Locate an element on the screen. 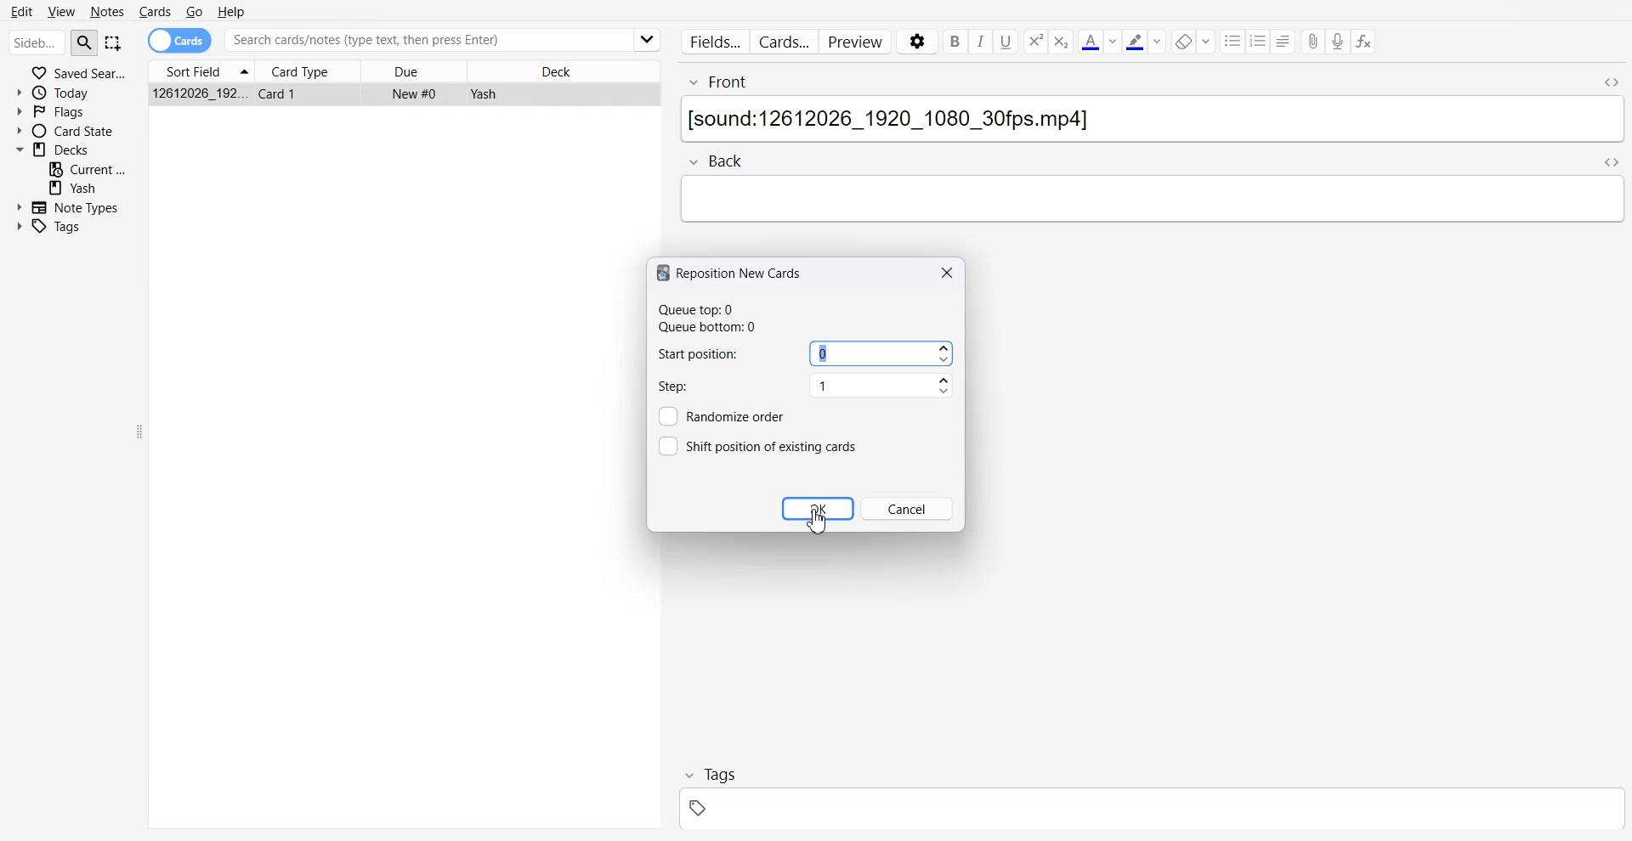 The width and height of the screenshot is (1632, 841). 12612026_192 is located at coordinates (200, 94).